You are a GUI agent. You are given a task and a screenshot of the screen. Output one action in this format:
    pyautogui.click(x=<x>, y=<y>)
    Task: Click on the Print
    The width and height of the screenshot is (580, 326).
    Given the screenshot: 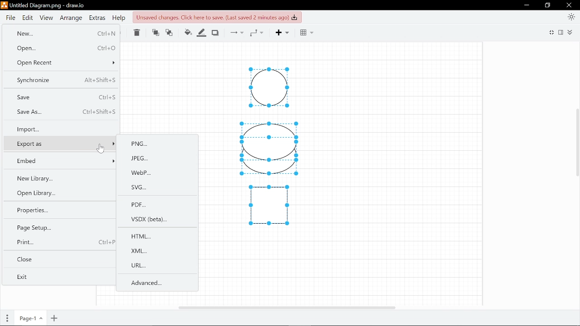 What is the action you would take?
    pyautogui.click(x=61, y=242)
    